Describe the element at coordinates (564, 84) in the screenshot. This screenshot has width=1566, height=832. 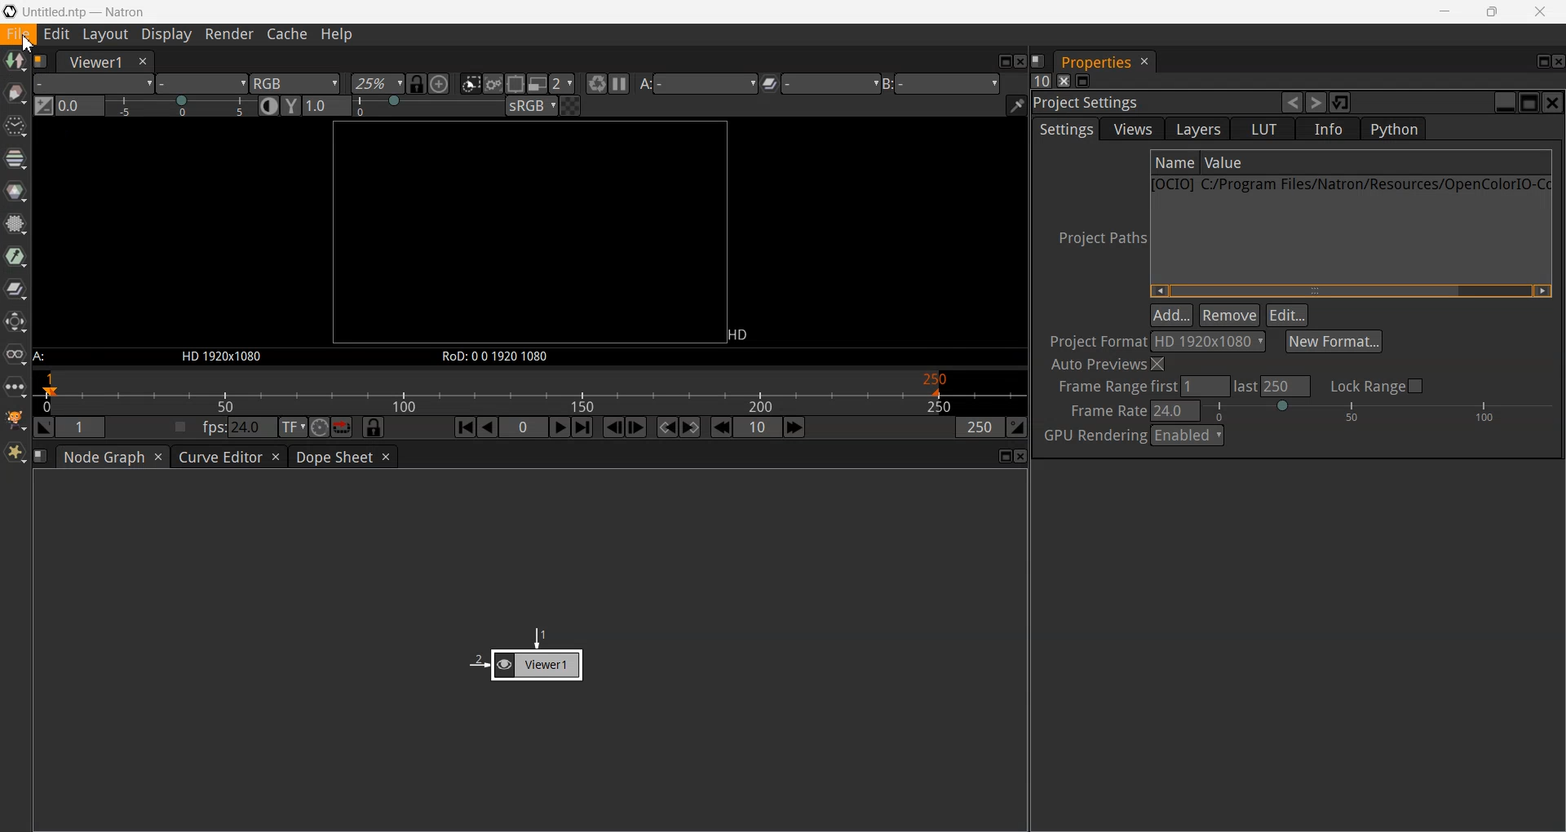
I see `Enter the factors ` at that location.